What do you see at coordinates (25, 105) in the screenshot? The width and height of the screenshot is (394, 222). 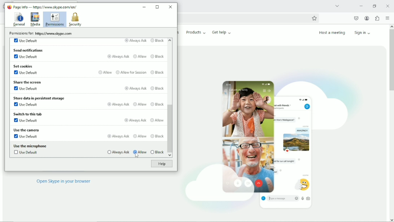 I see `Use default` at bounding box center [25, 105].